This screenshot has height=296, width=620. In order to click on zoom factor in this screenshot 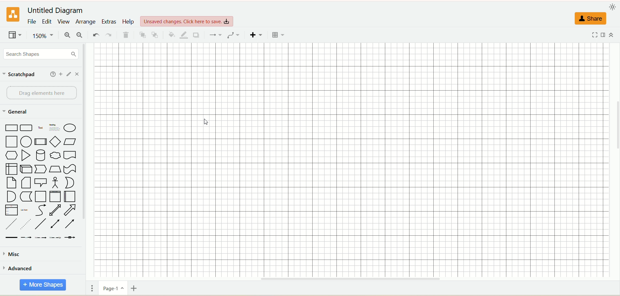, I will do `click(45, 37)`.